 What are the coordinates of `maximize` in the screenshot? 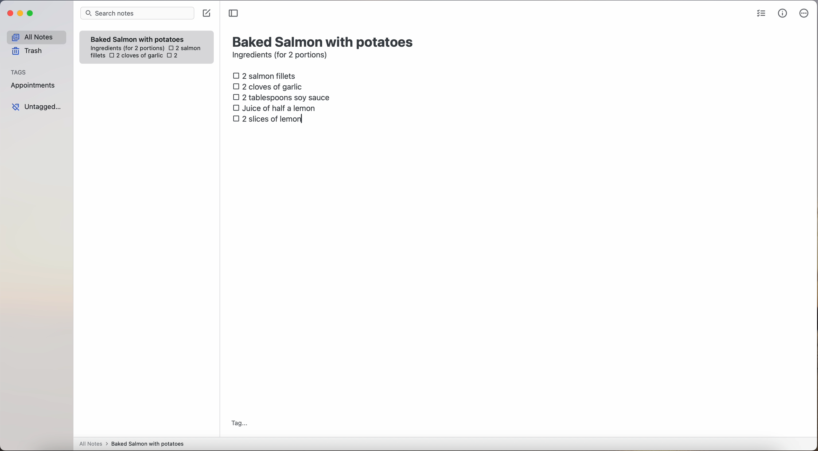 It's located at (31, 13).